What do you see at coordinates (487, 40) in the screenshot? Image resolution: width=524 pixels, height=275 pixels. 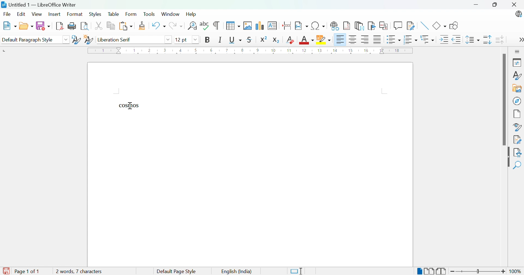 I see `Increase line spacing` at bounding box center [487, 40].